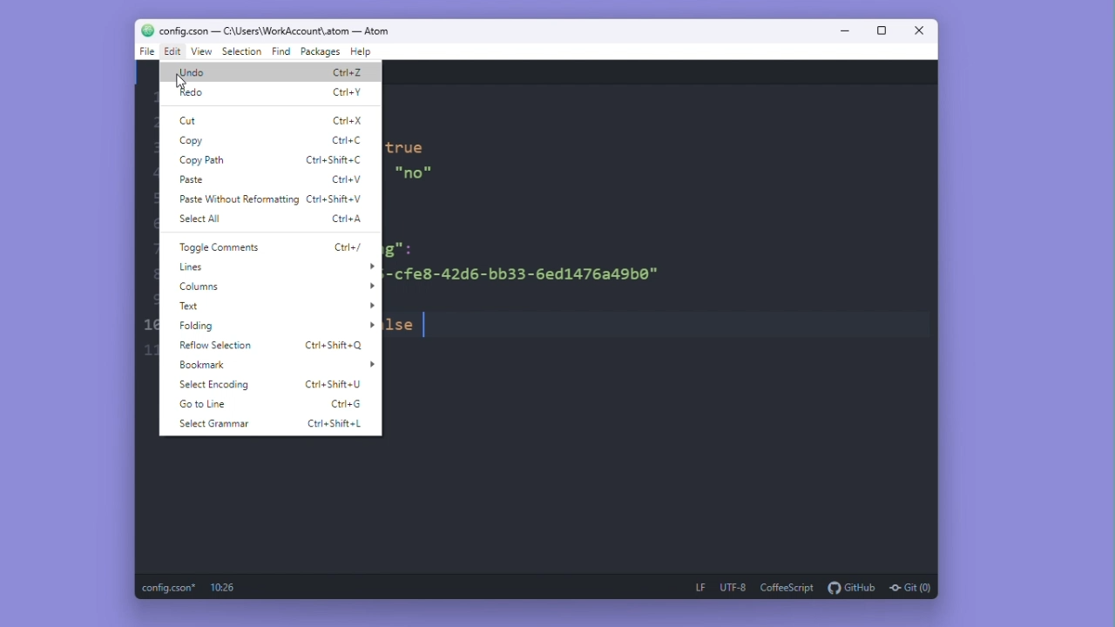 This screenshot has height=627, width=1115. What do you see at coordinates (193, 72) in the screenshot?
I see `undo` at bounding box center [193, 72].